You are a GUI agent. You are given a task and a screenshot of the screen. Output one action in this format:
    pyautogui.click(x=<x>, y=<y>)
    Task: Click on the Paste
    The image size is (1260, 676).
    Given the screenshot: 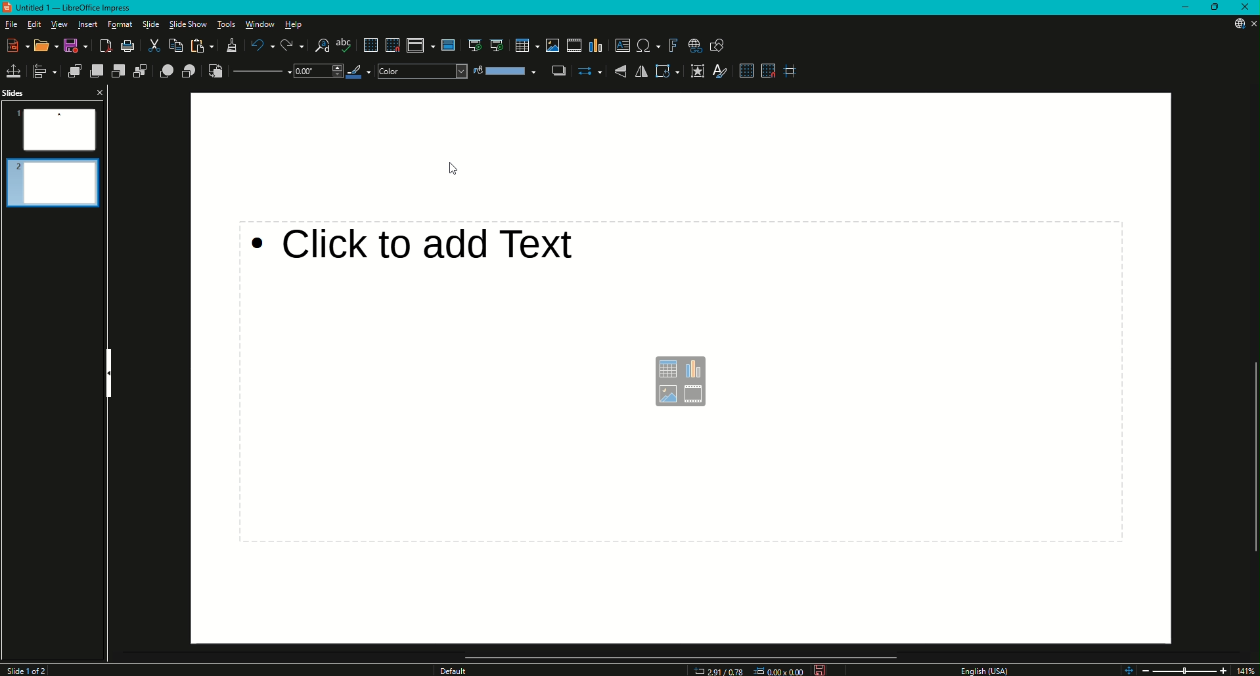 What is the action you would take?
    pyautogui.click(x=200, y=47)
    